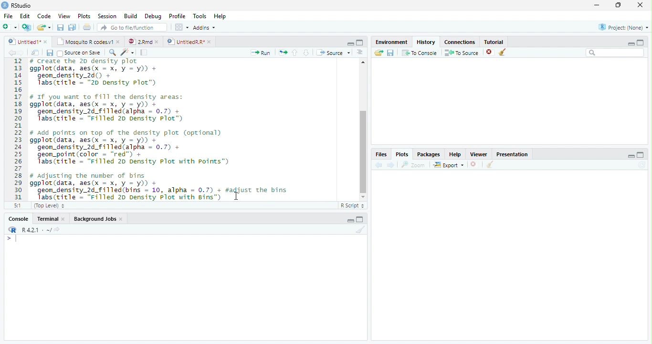 The height and width of the screenshot is (344, 652). Describe the element at coordinates (460, 43) in the screenshot. I see `Connections` at that location.